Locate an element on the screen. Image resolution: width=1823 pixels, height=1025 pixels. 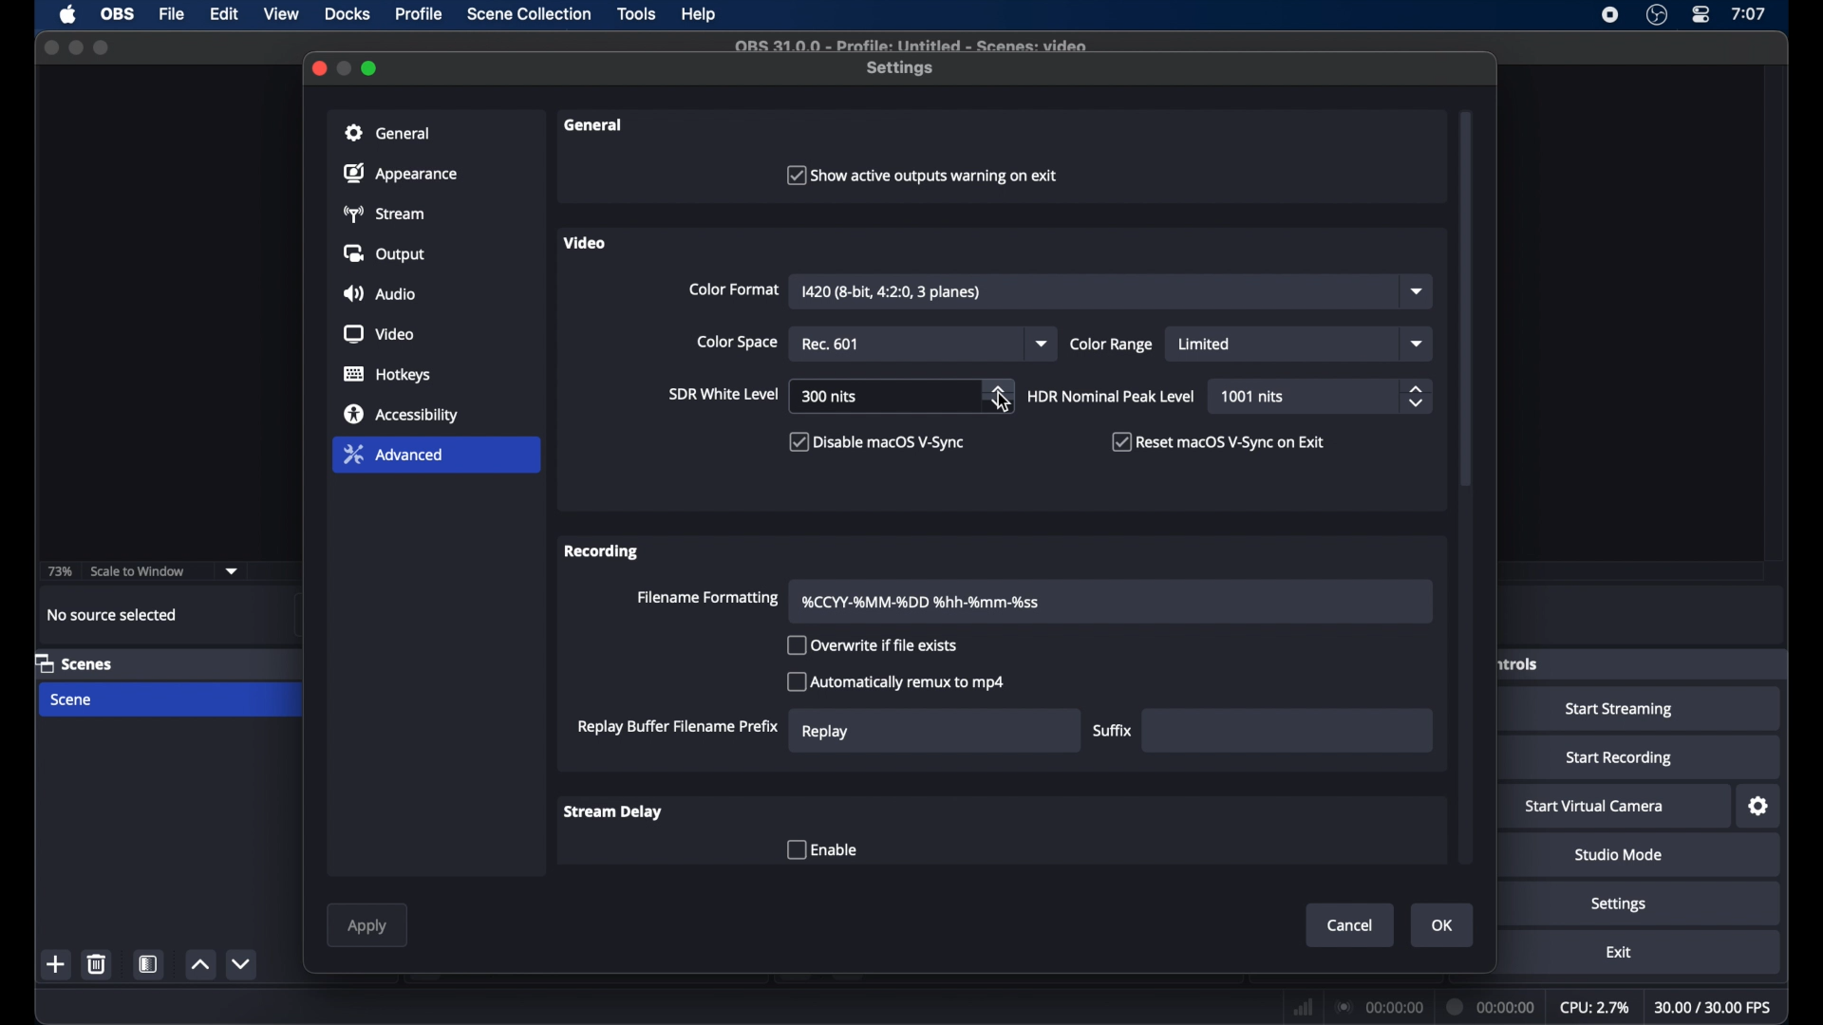
appearance is located at coordinates (403, 173).